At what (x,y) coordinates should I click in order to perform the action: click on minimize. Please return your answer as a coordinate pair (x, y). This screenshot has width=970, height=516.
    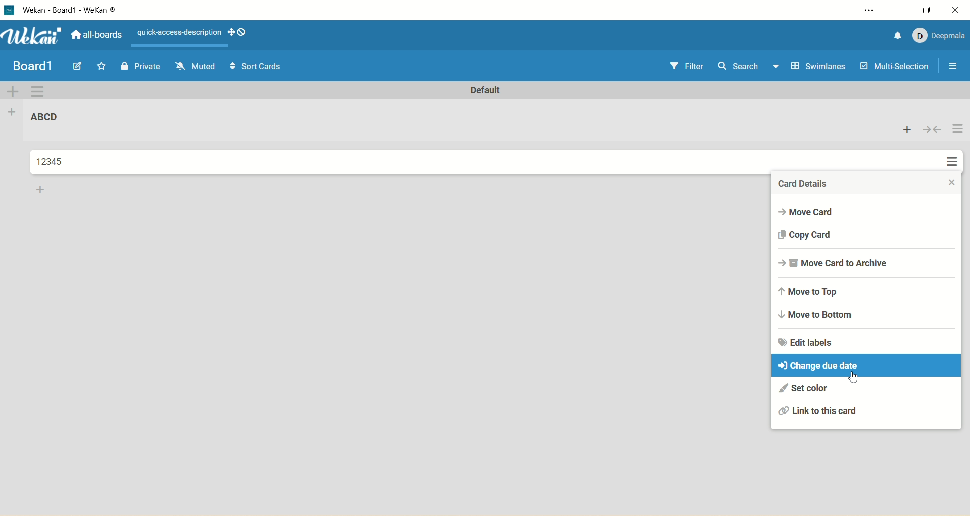
    Looking at the image, I should click on (899, 11).